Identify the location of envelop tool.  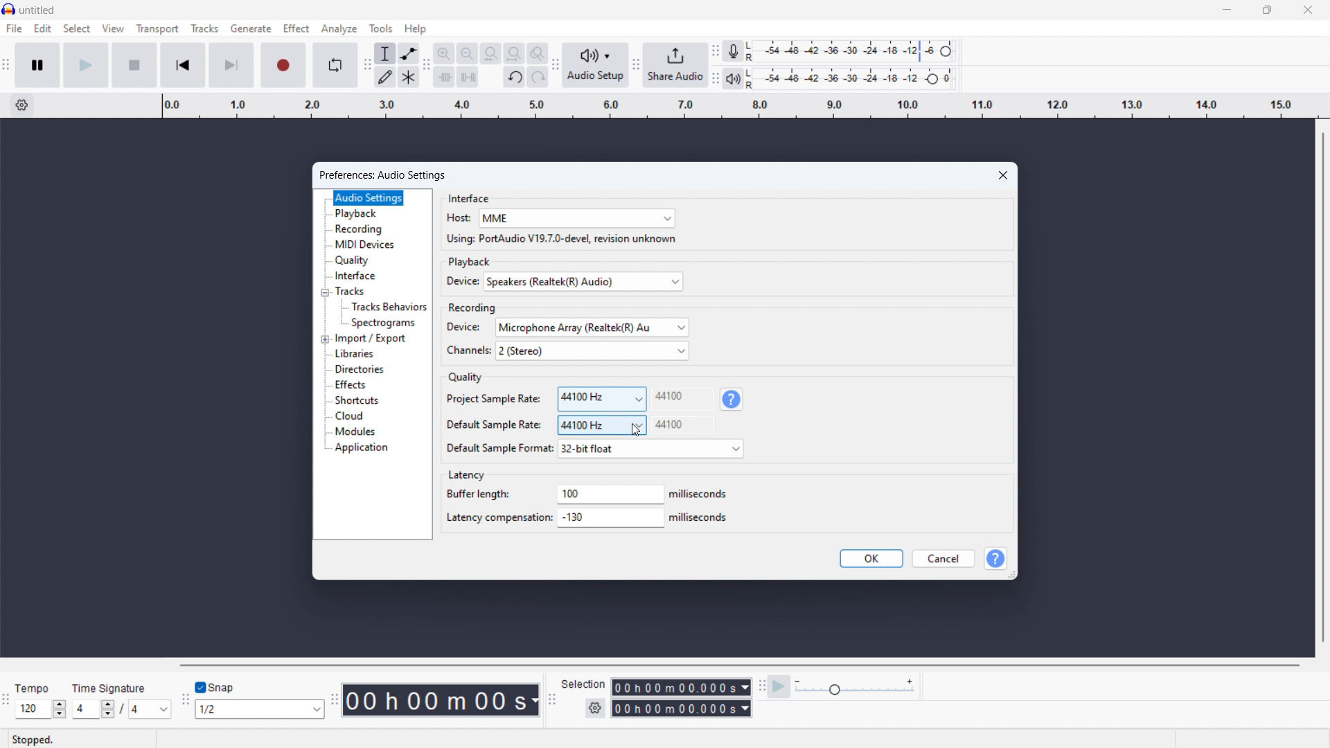
(409, 53).